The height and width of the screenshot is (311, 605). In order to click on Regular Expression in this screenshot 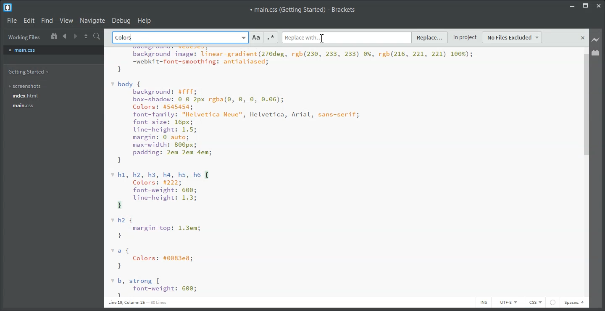, I will do `click(271, 37)`.